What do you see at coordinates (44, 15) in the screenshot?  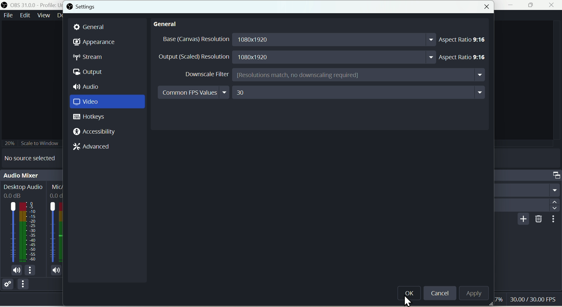 I see `view` at bounding box center [44, 15].